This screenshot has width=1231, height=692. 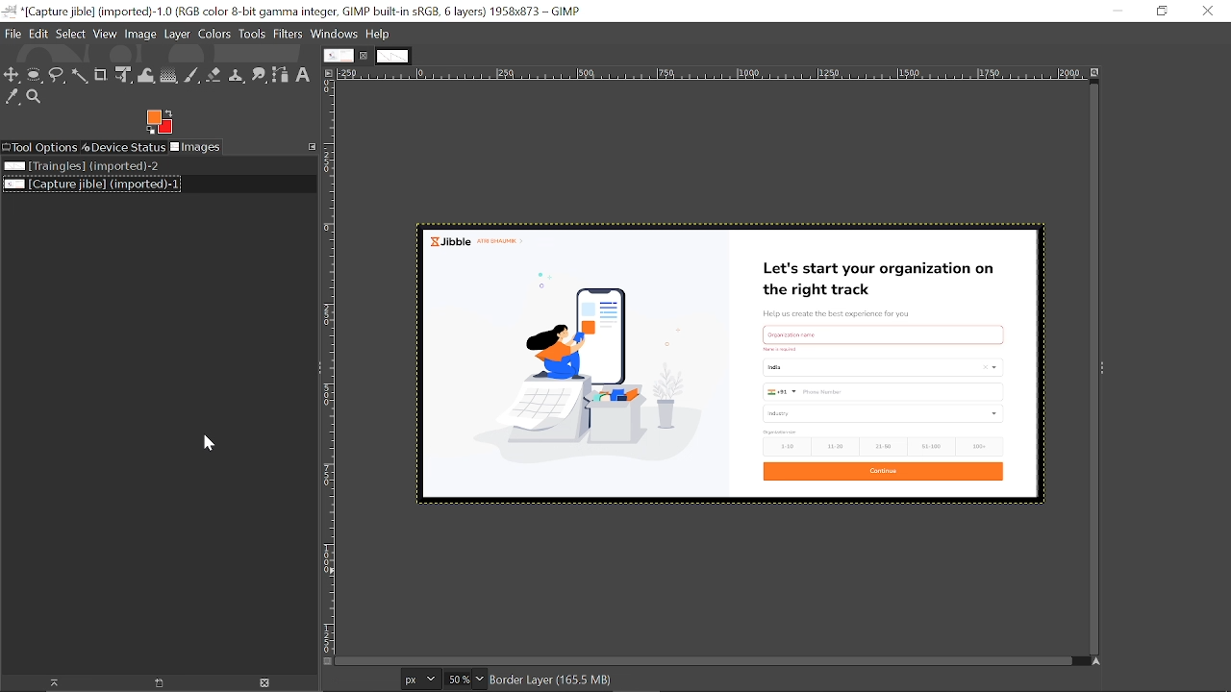 What do you see at coordinates (298, 12) in the screenshot?
I see `Current window` at bounding box center [298, 12].